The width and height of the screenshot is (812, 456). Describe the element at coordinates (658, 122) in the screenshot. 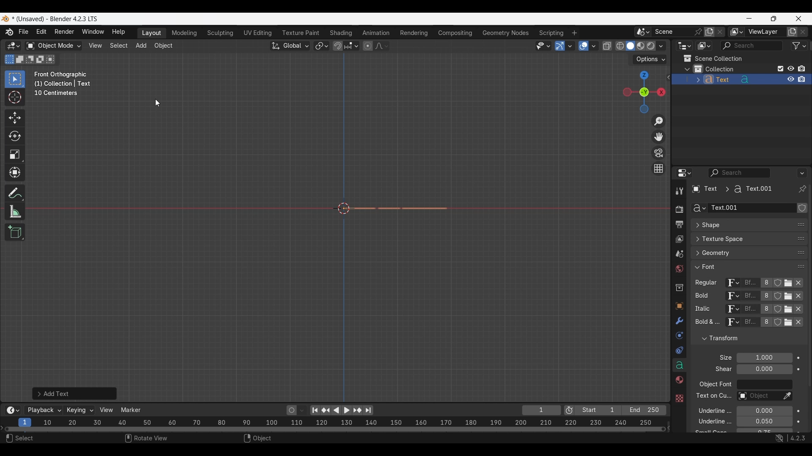

I see `Zoom in/out in the view` at that location.